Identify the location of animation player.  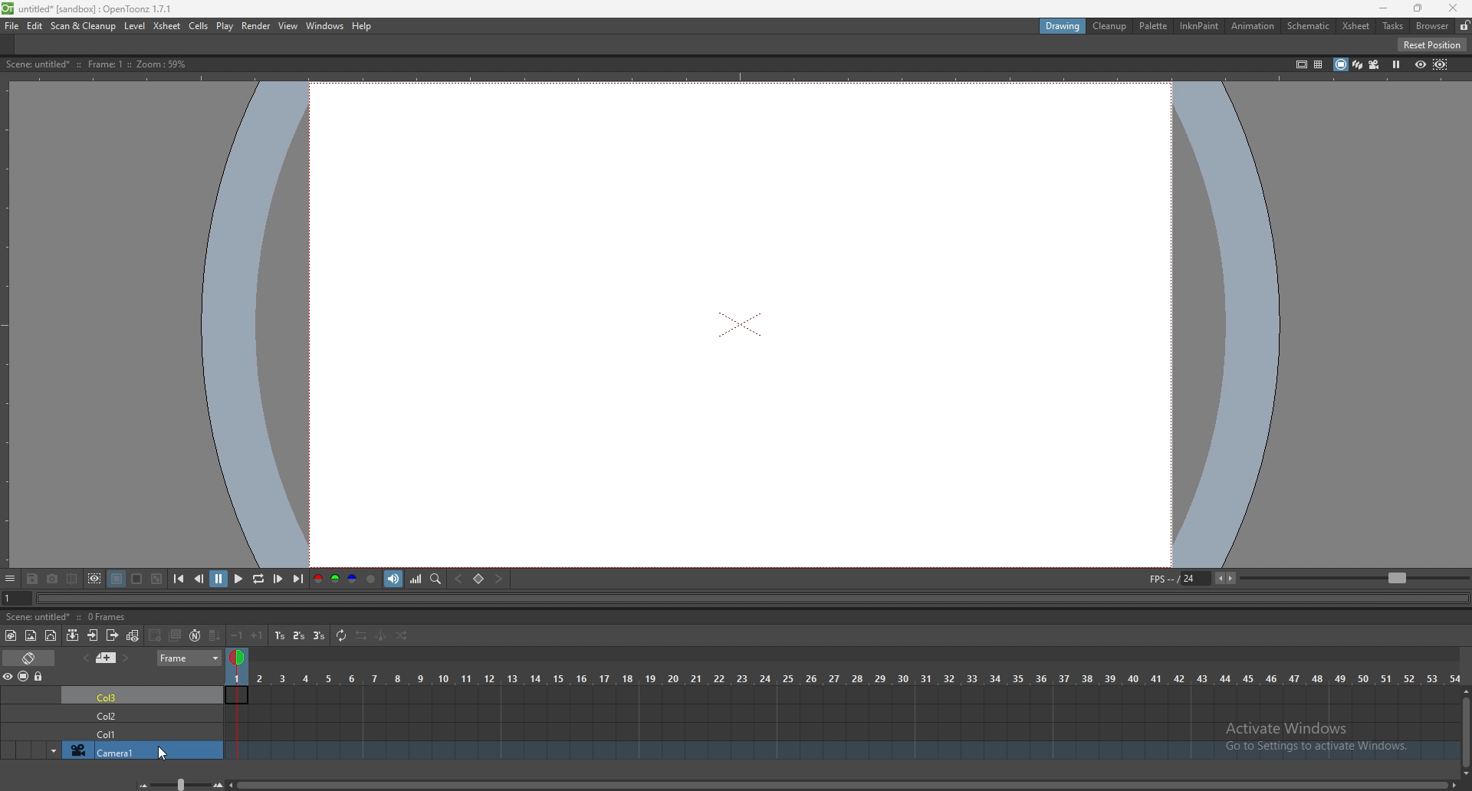
(741, 599).